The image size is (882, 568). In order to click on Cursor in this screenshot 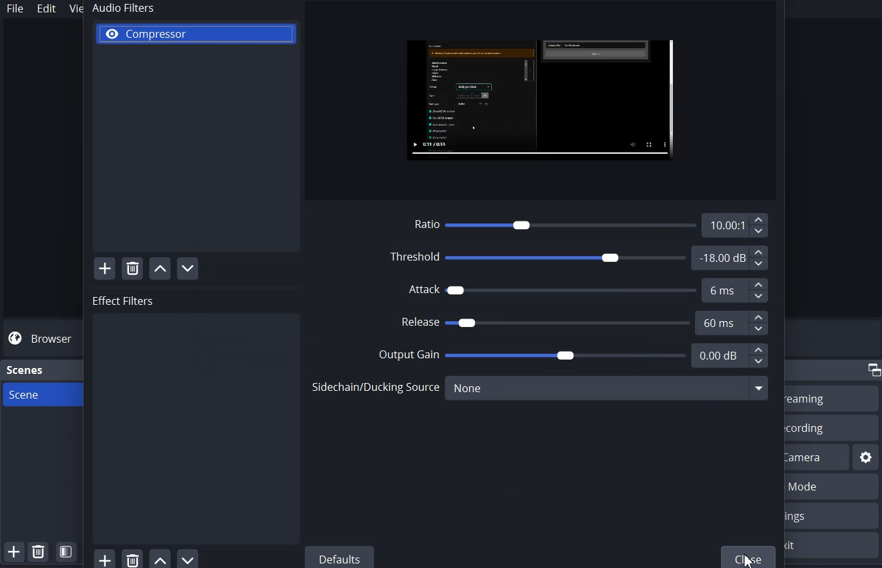, I will do `click(747, 558)`.